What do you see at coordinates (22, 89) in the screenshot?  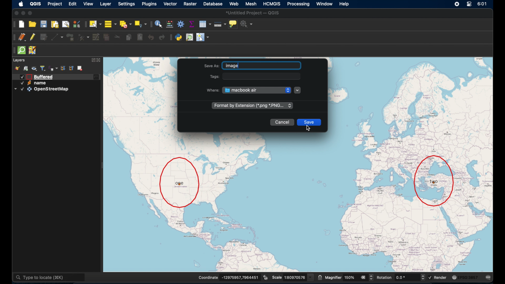 I see `Checked checkbox` at bounding box center [22, 89].